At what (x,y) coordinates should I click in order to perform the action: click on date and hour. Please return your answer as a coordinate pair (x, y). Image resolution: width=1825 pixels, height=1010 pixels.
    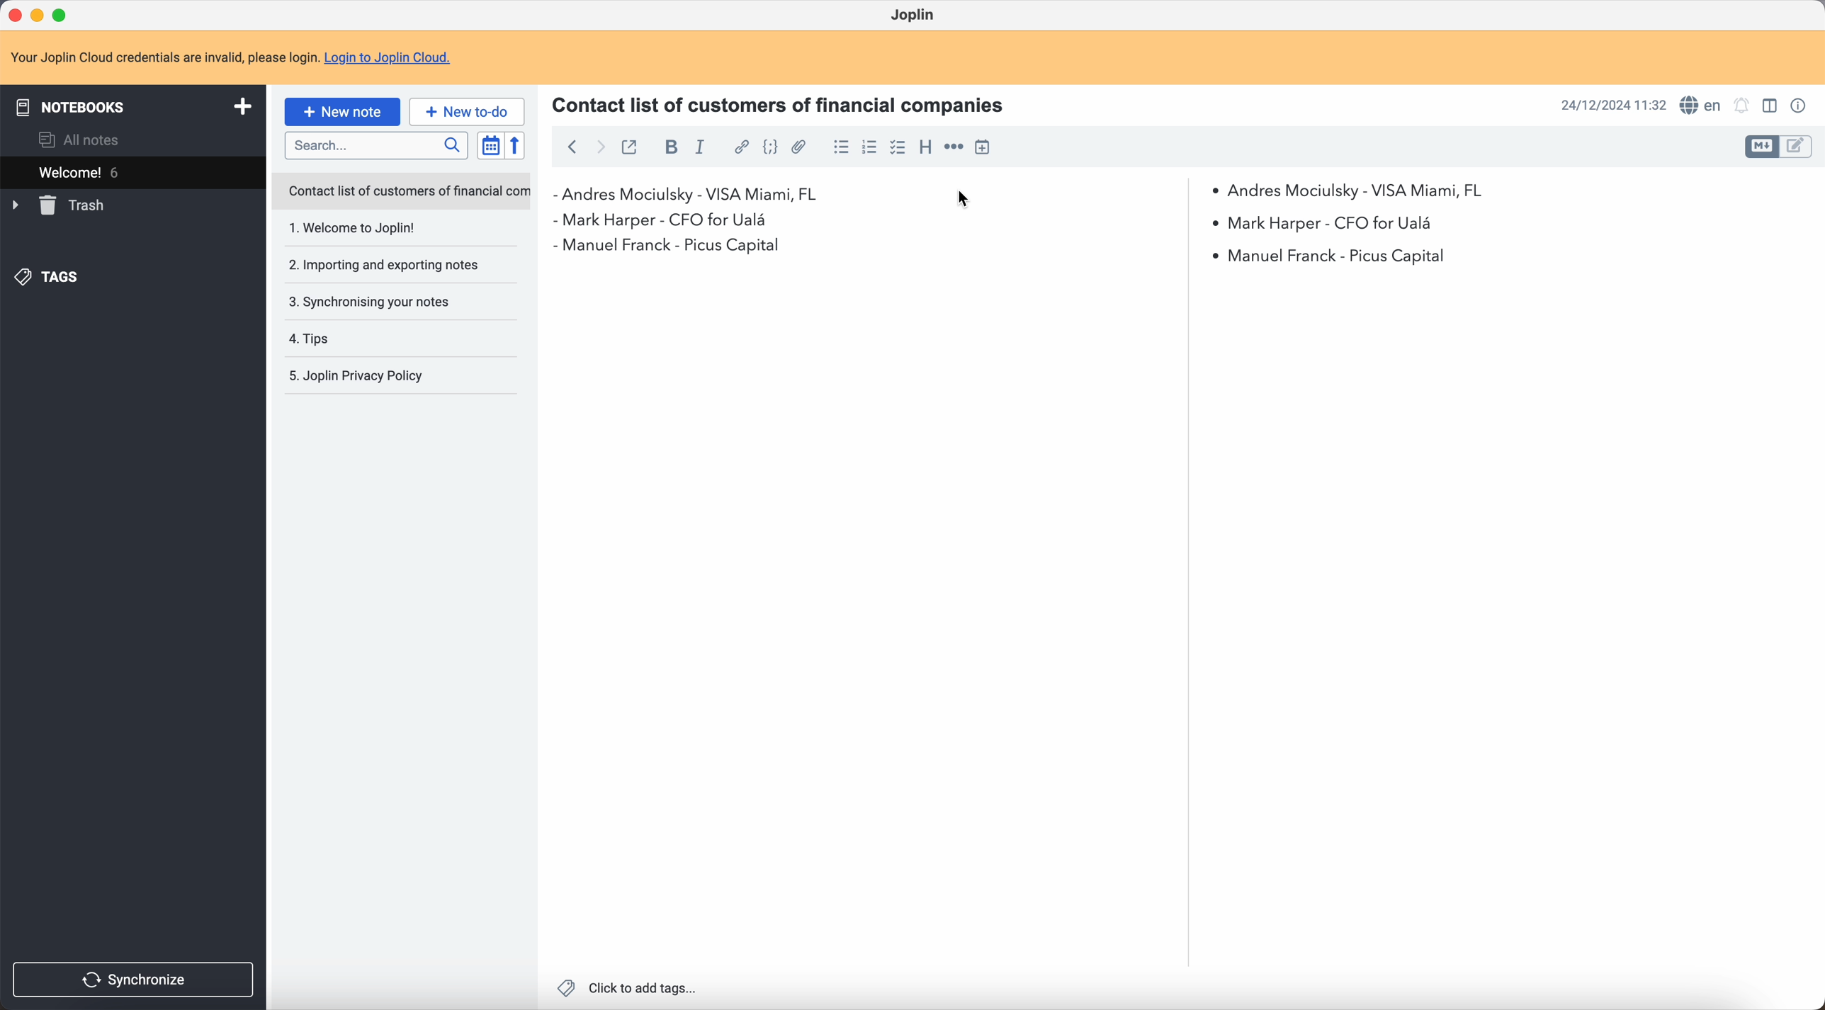
    Looking at the image, I should click on (1612, 105).